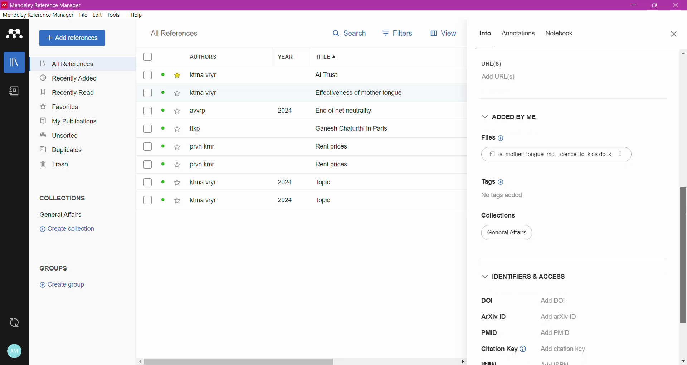 Image resolution: width=687 pixels, height=365 pixels. Describe the element at coordinates (14, 91) in the screenshot. I see `Notebook` at that location.